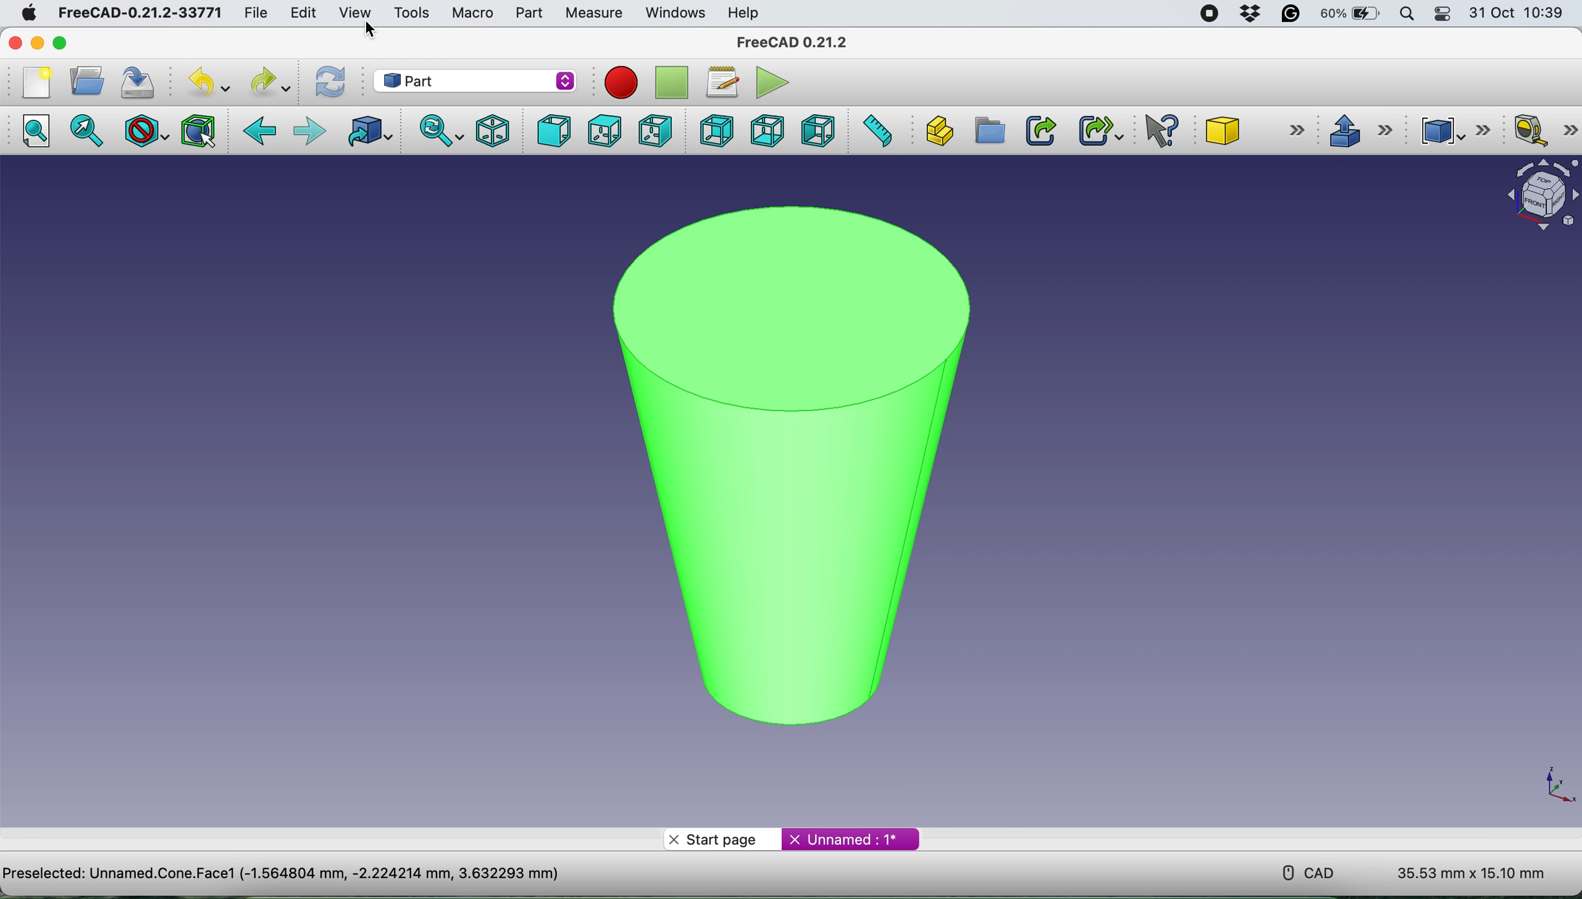 The image size is (1582, 899). Describe the element at coordinates (268, 82) in the screenshot. I see `redo` at that location.